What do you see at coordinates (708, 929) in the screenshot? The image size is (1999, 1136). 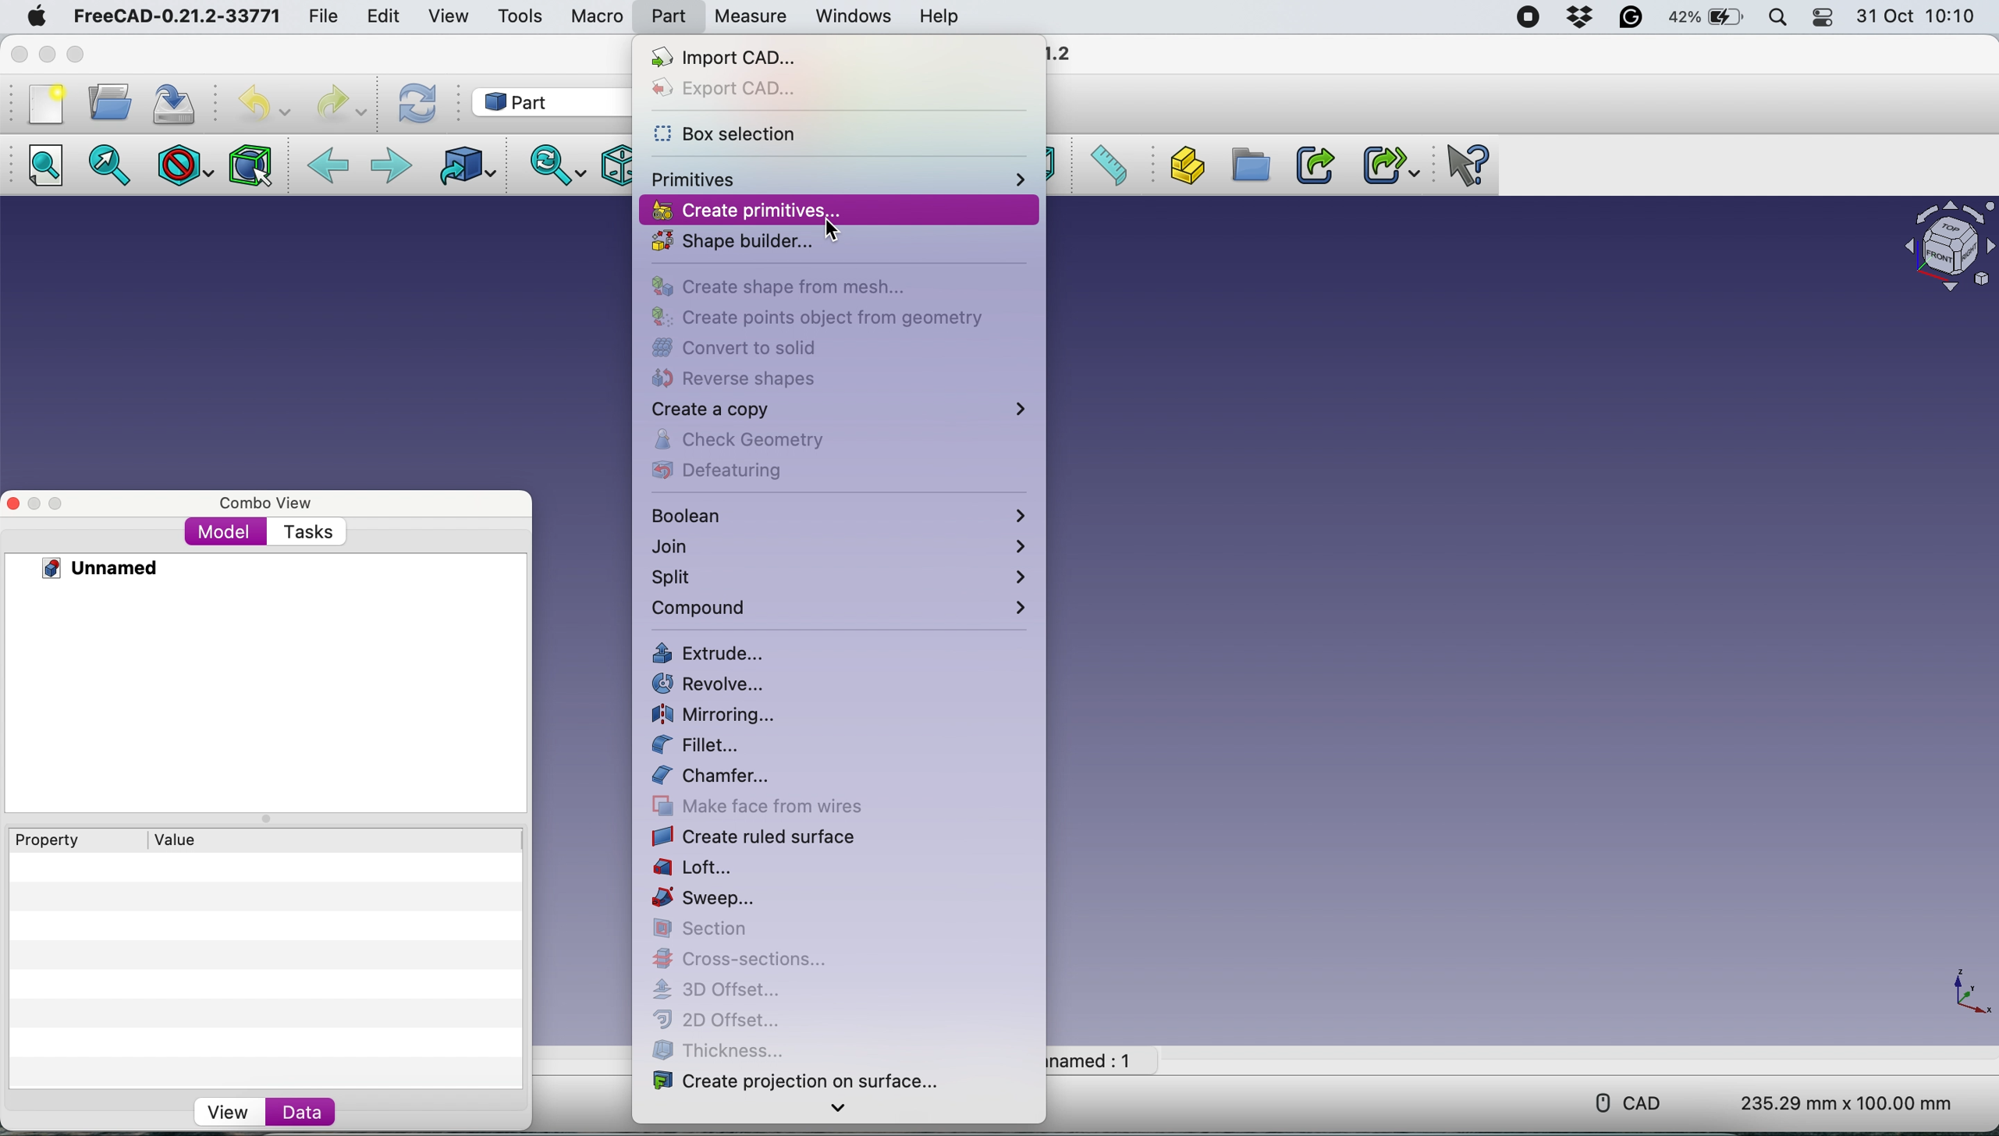 I see `section` at bounding box center [708, 929].